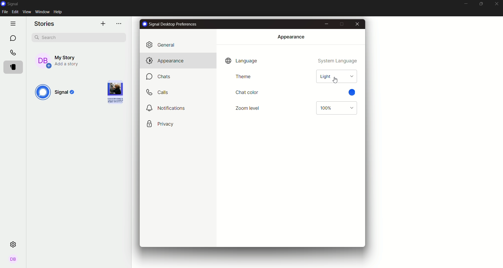  Describe the element at coordinates (14, 23) in the screenshot. I see `hide tabs` at that location.